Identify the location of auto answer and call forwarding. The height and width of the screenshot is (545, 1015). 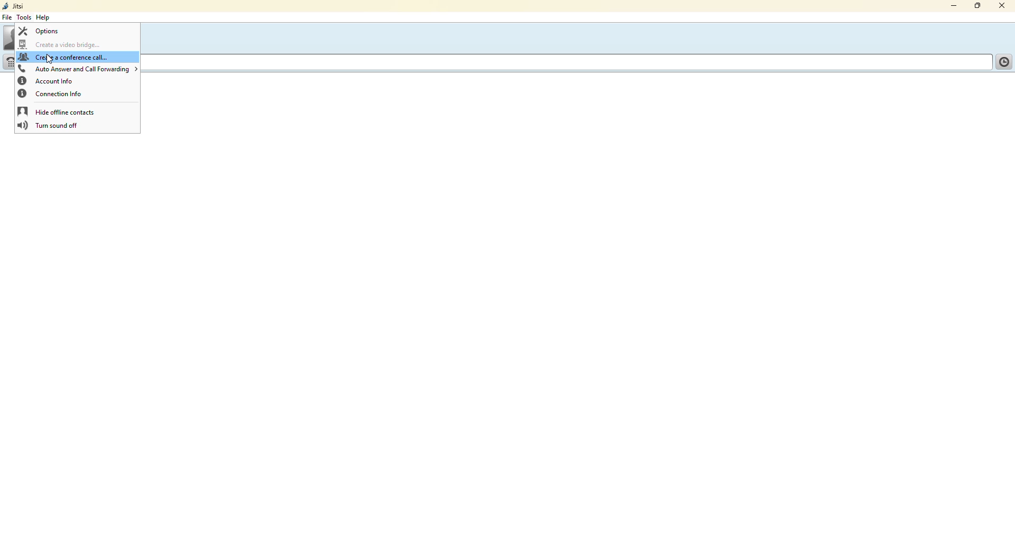
(76, 69).